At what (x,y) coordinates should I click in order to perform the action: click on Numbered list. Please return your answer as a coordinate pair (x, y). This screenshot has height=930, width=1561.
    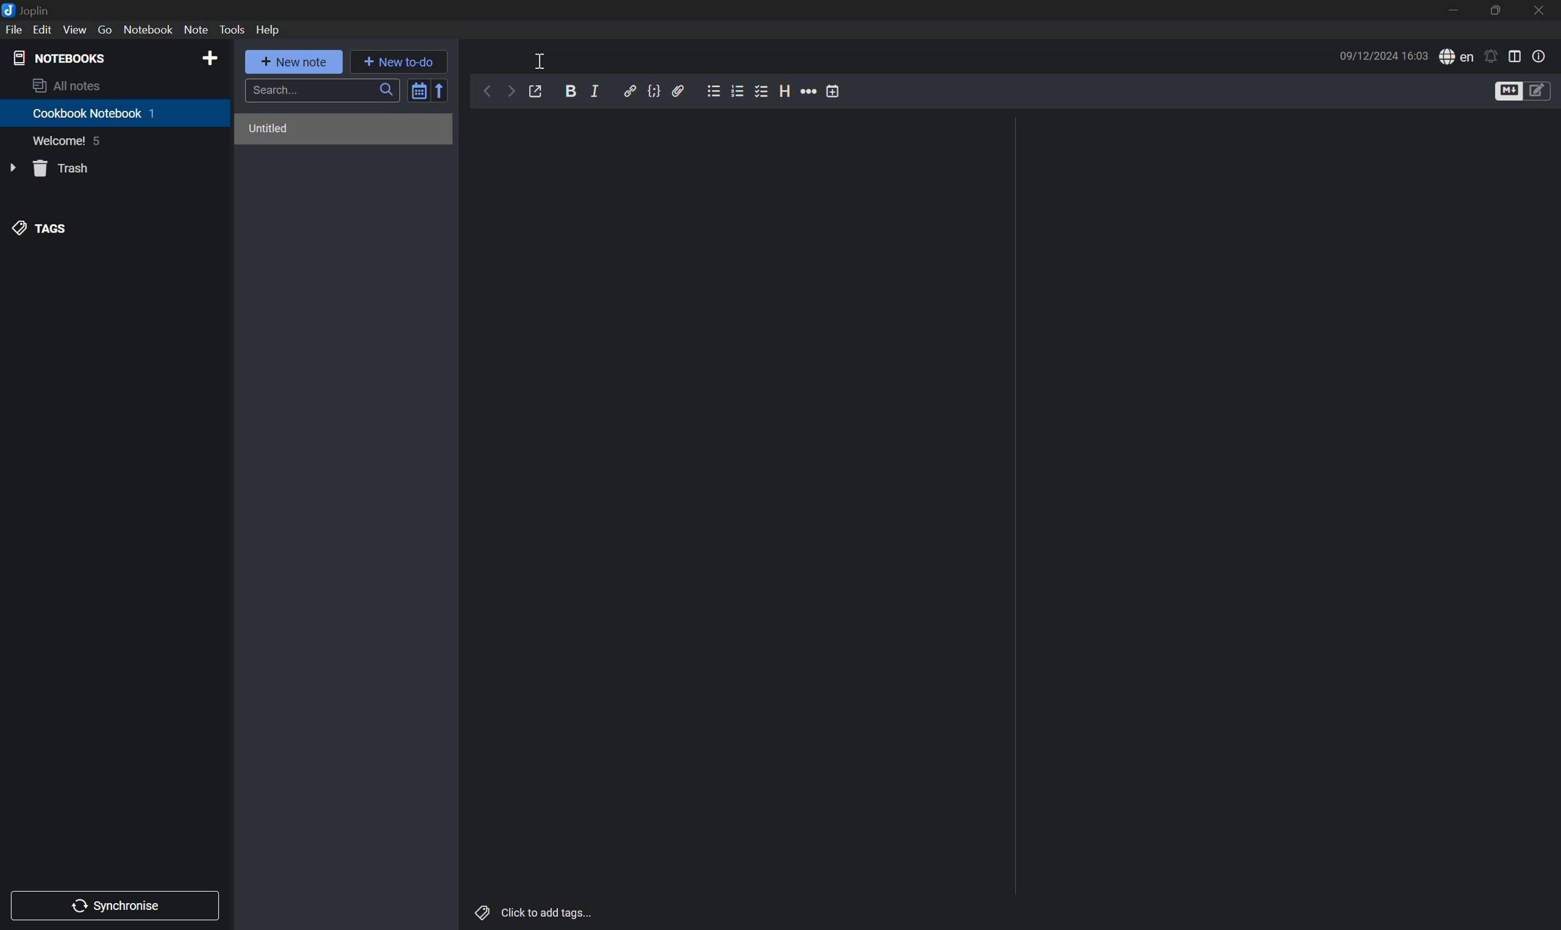
    Looking at the image, I should click on (737, 90).